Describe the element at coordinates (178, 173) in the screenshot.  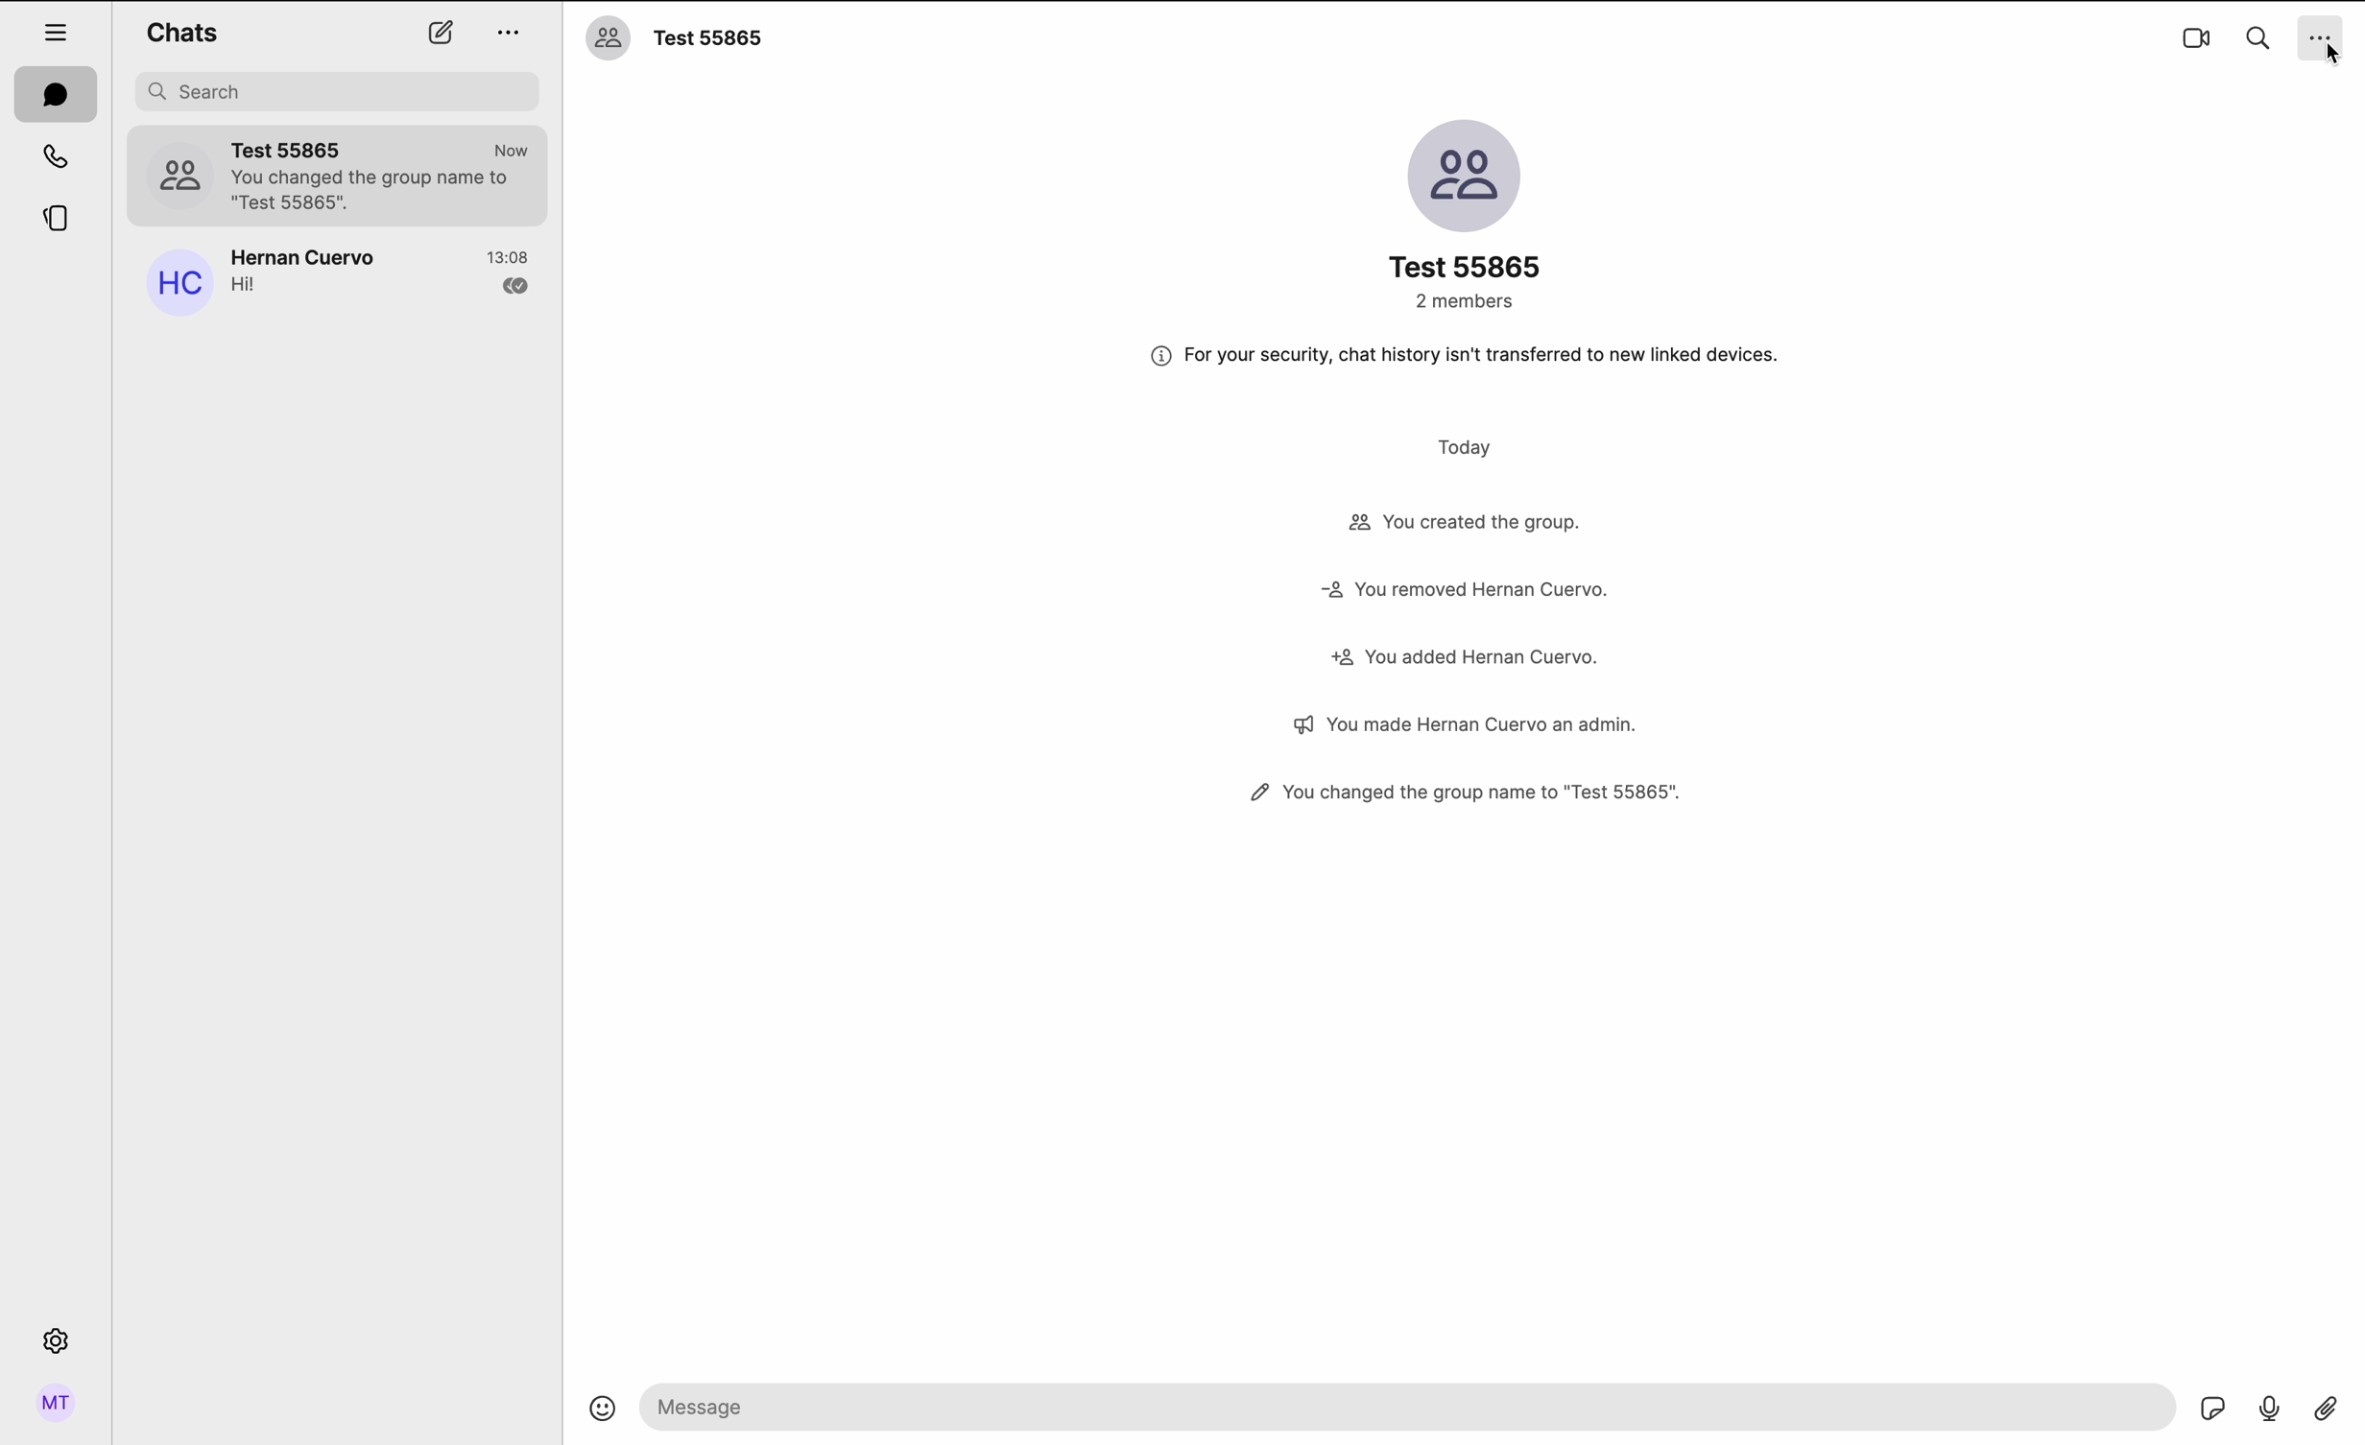
I see `profile picture` at that location.